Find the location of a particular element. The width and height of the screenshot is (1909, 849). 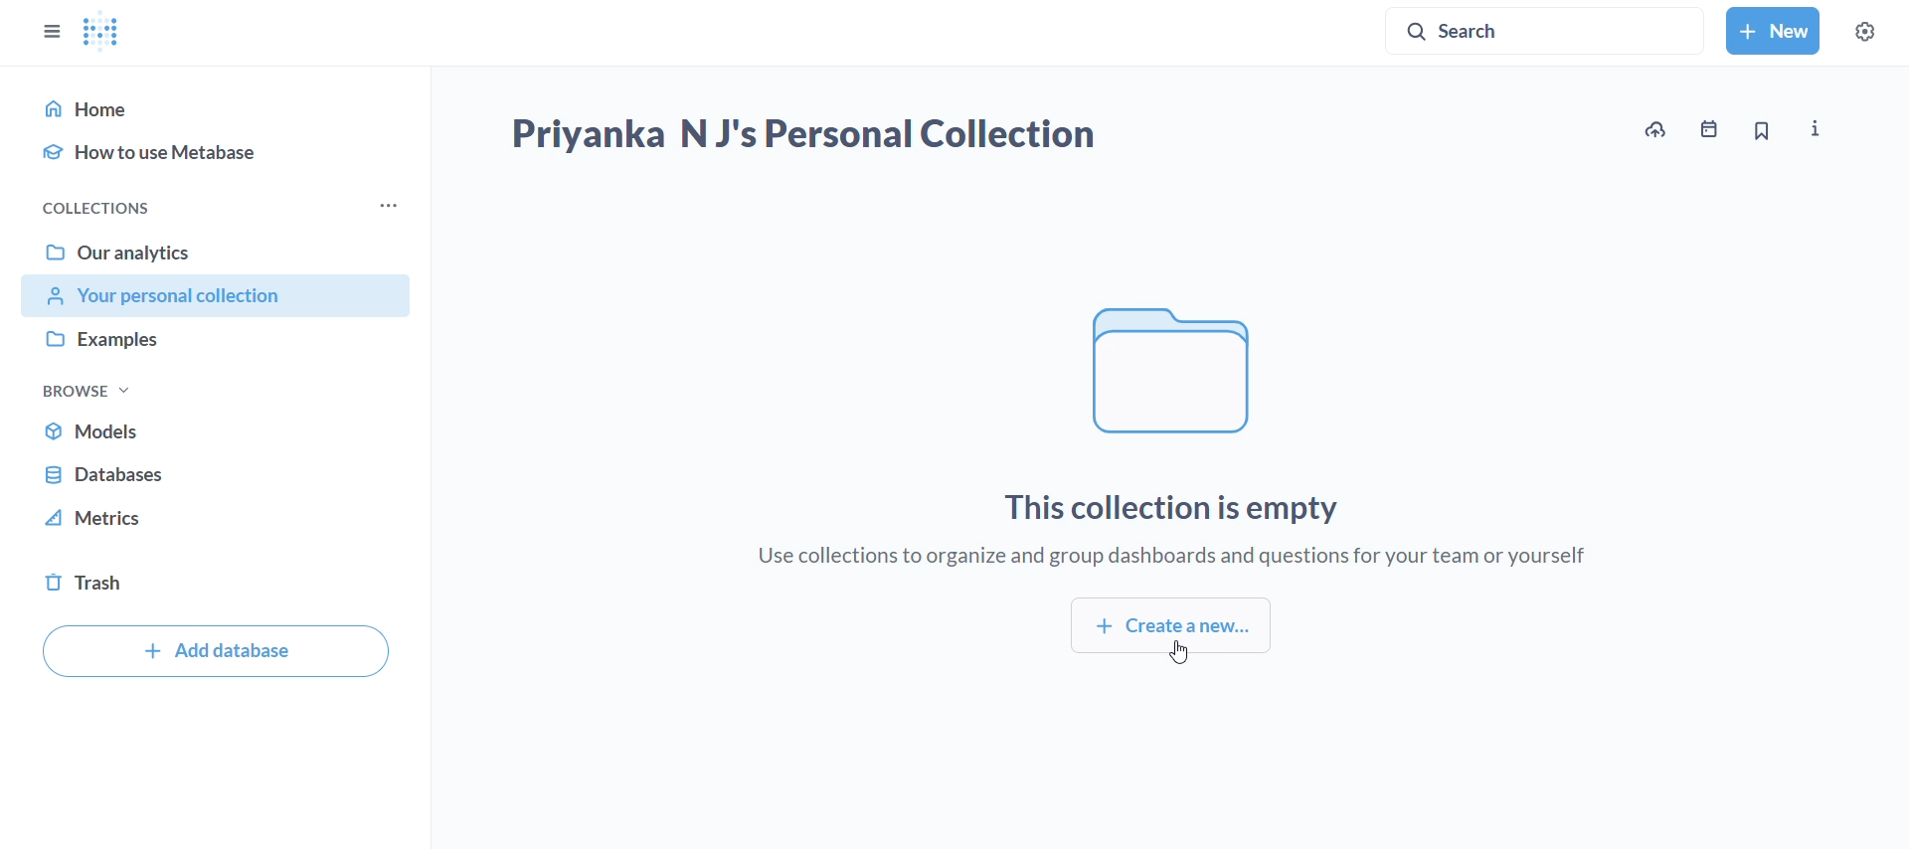

browse is located at coordinates (87, 388).